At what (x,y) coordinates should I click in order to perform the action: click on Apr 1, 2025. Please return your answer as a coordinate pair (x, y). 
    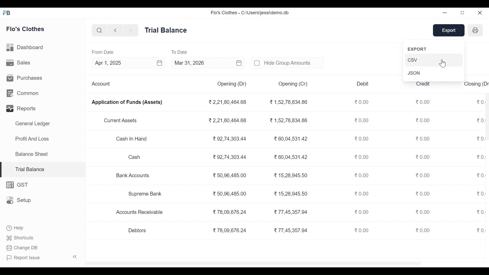
    Looking at the image, I should click on (128, 63).